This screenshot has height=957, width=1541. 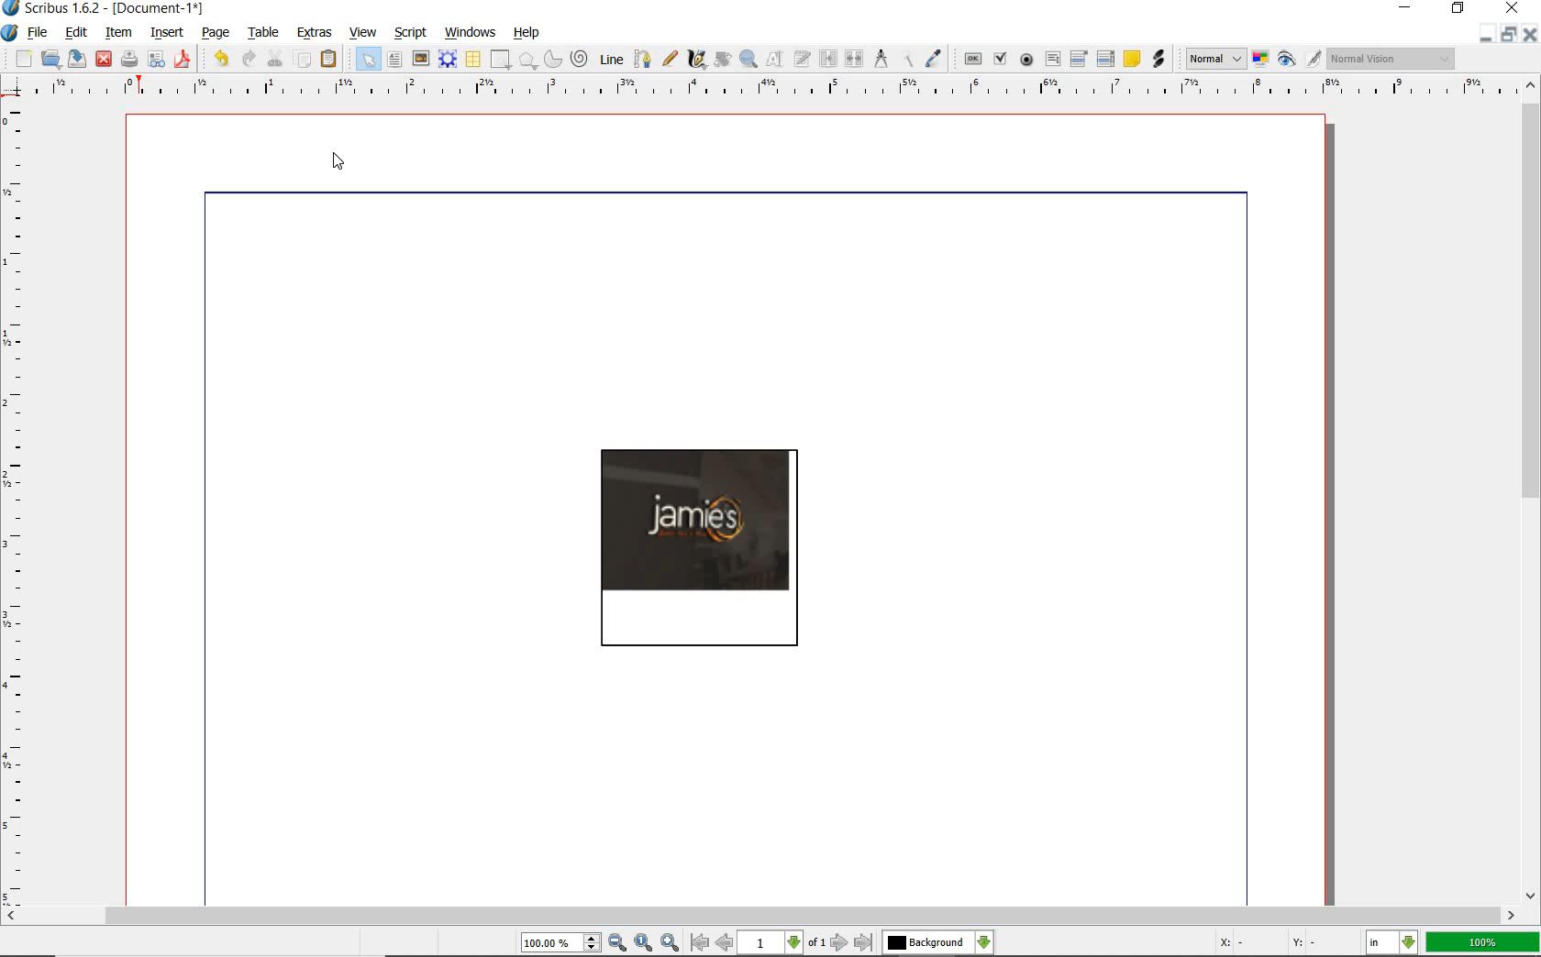 What do you see at coordinates (803, 59) in the screenshot?
I see `edit text with story editor` at bounding box center [803, 59].